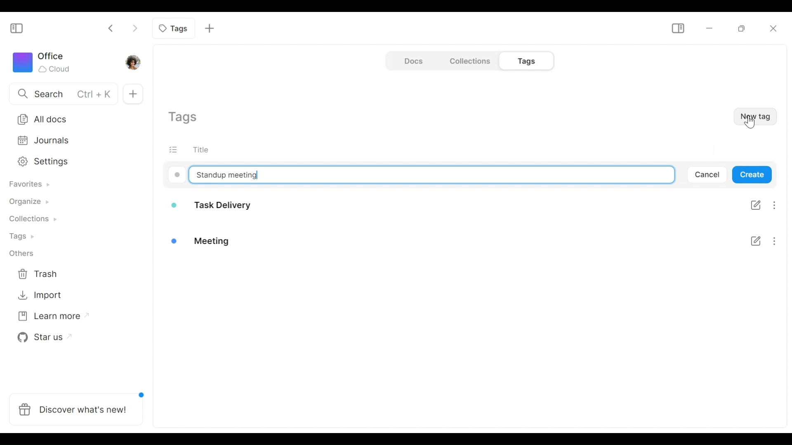 This screenshot has width=792, height=445. I want to click on Star us, so click(44, 338).